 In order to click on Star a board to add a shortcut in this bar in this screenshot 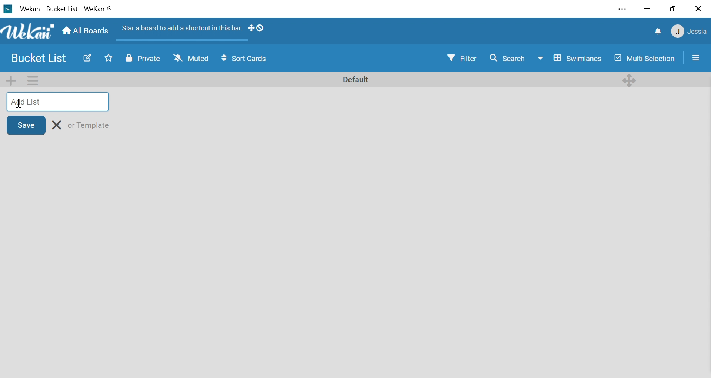, I will do `click(180, 30)`.